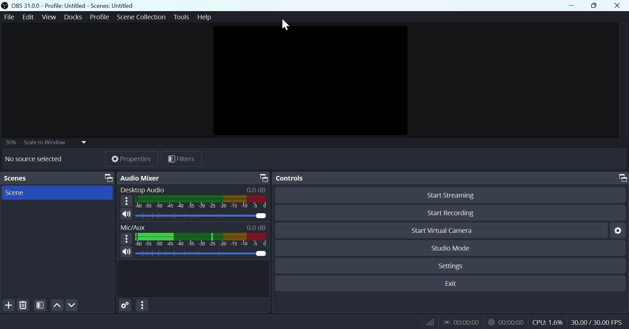  What do you see at coordinates (182, 17) in the screenshot?
I see `Tools` at bounding box center [182, 17].